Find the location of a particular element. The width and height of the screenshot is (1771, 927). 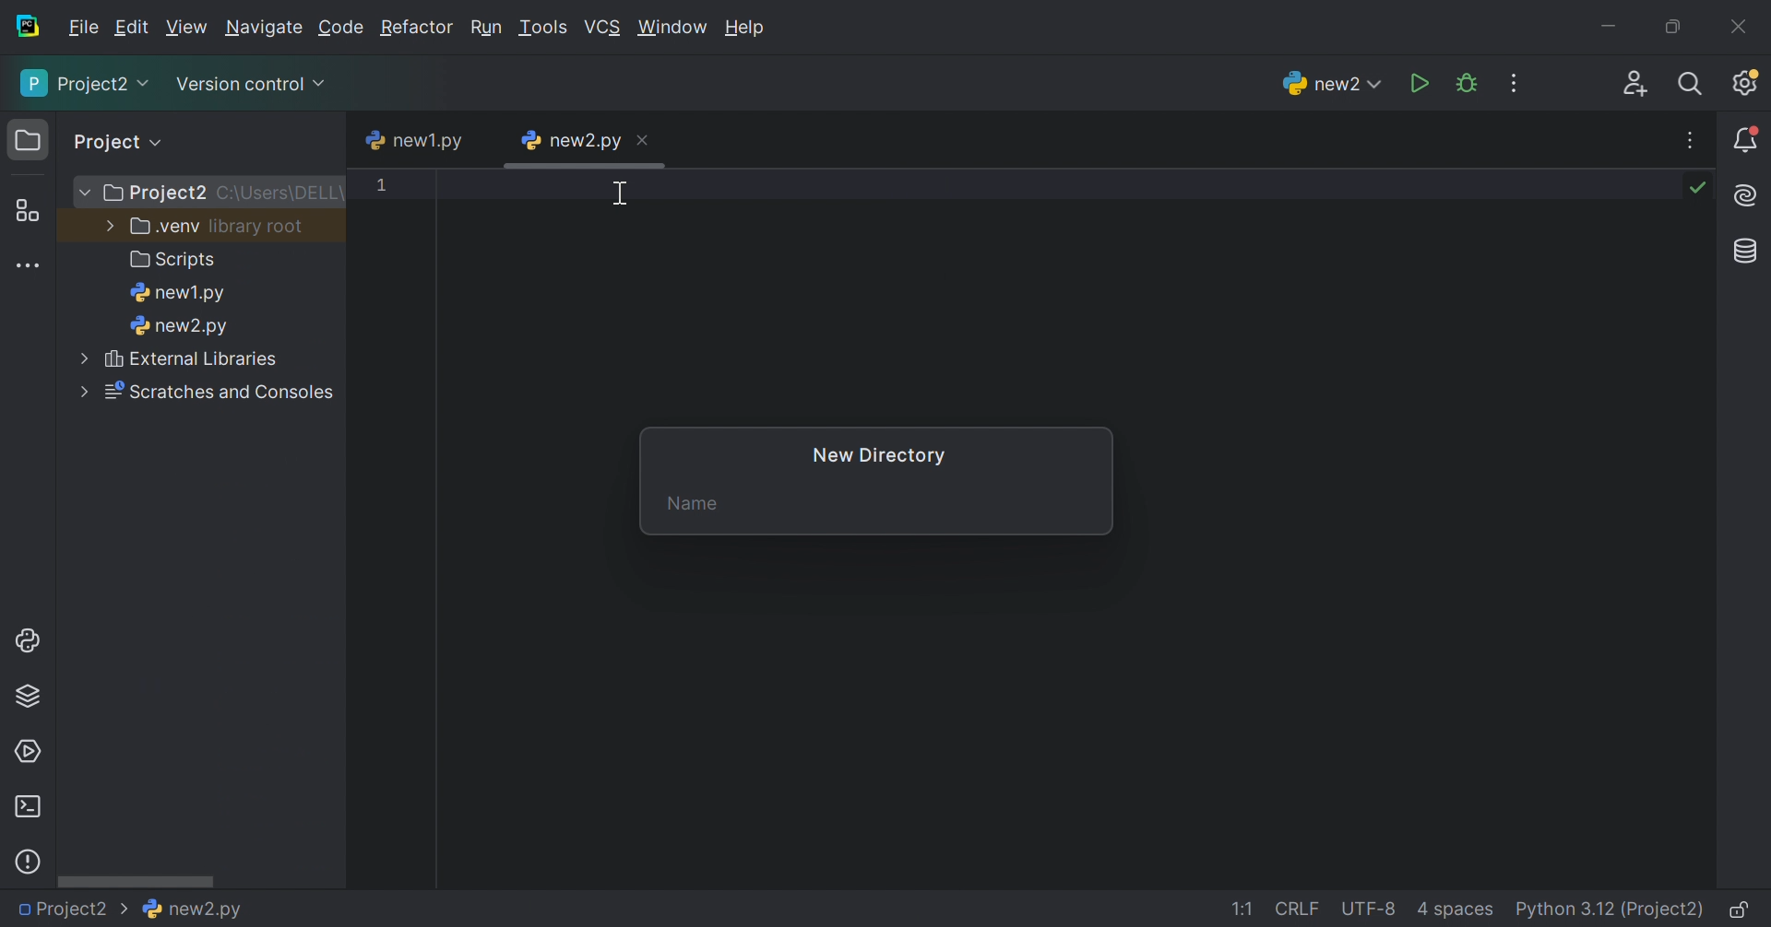

External libraries is located at coordinates (194, 359).